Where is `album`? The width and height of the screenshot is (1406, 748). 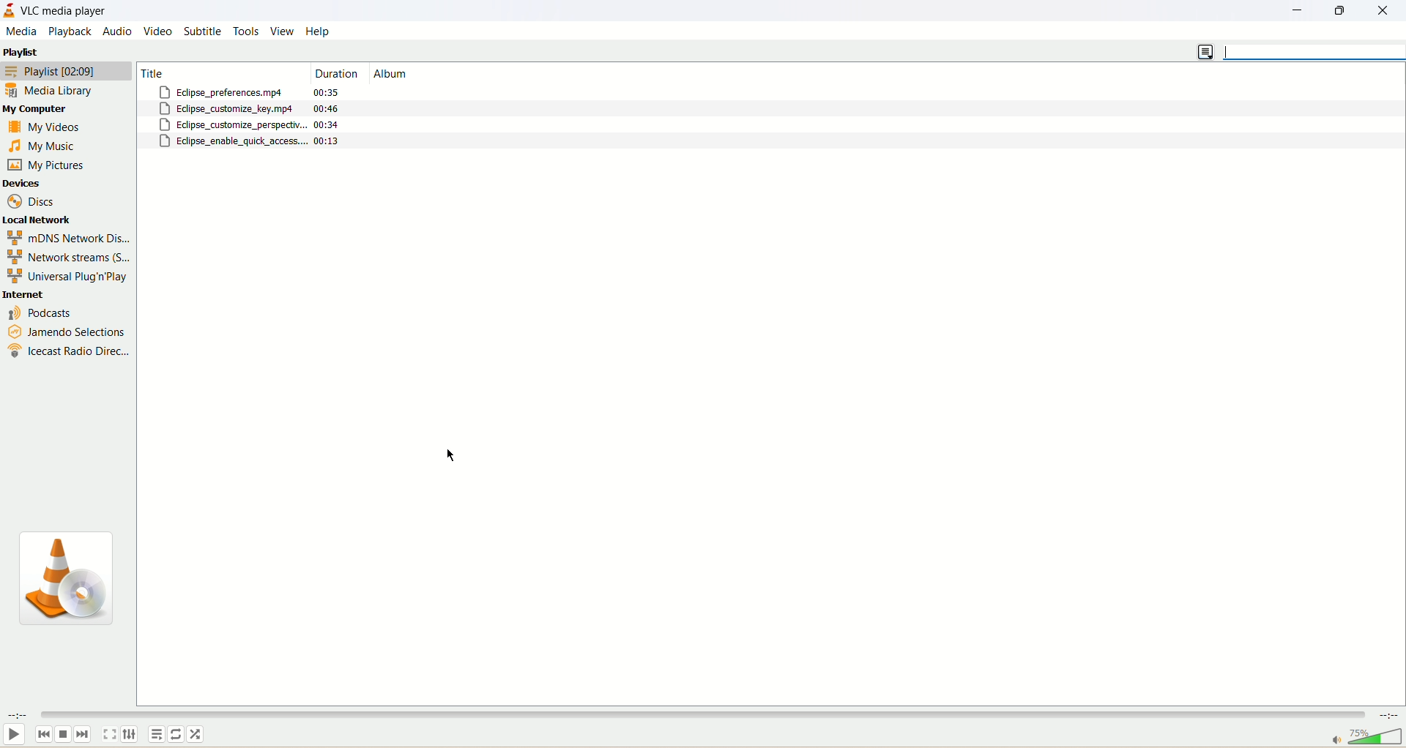
album is located at coordinates (391, 72).